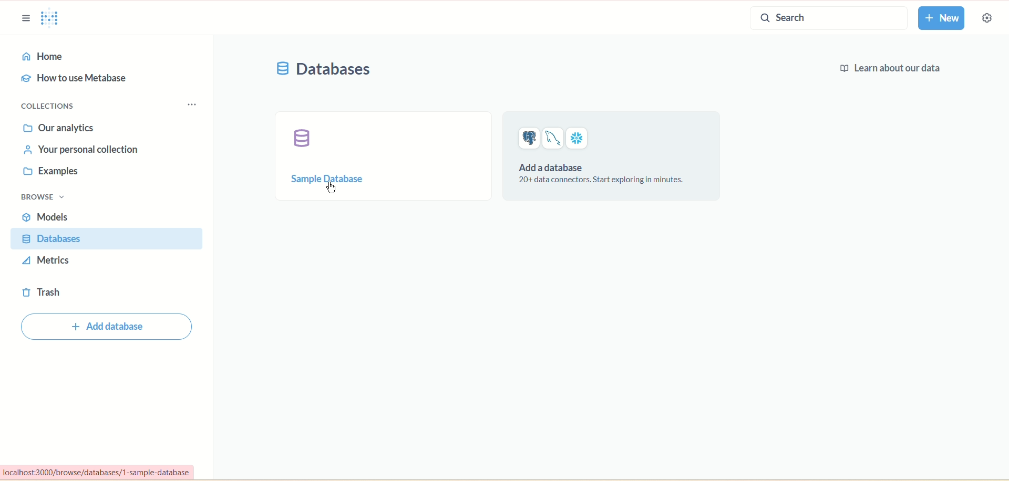  Describe the element at coordinates (46, 216) in the screenshot. I see `models` at that location.